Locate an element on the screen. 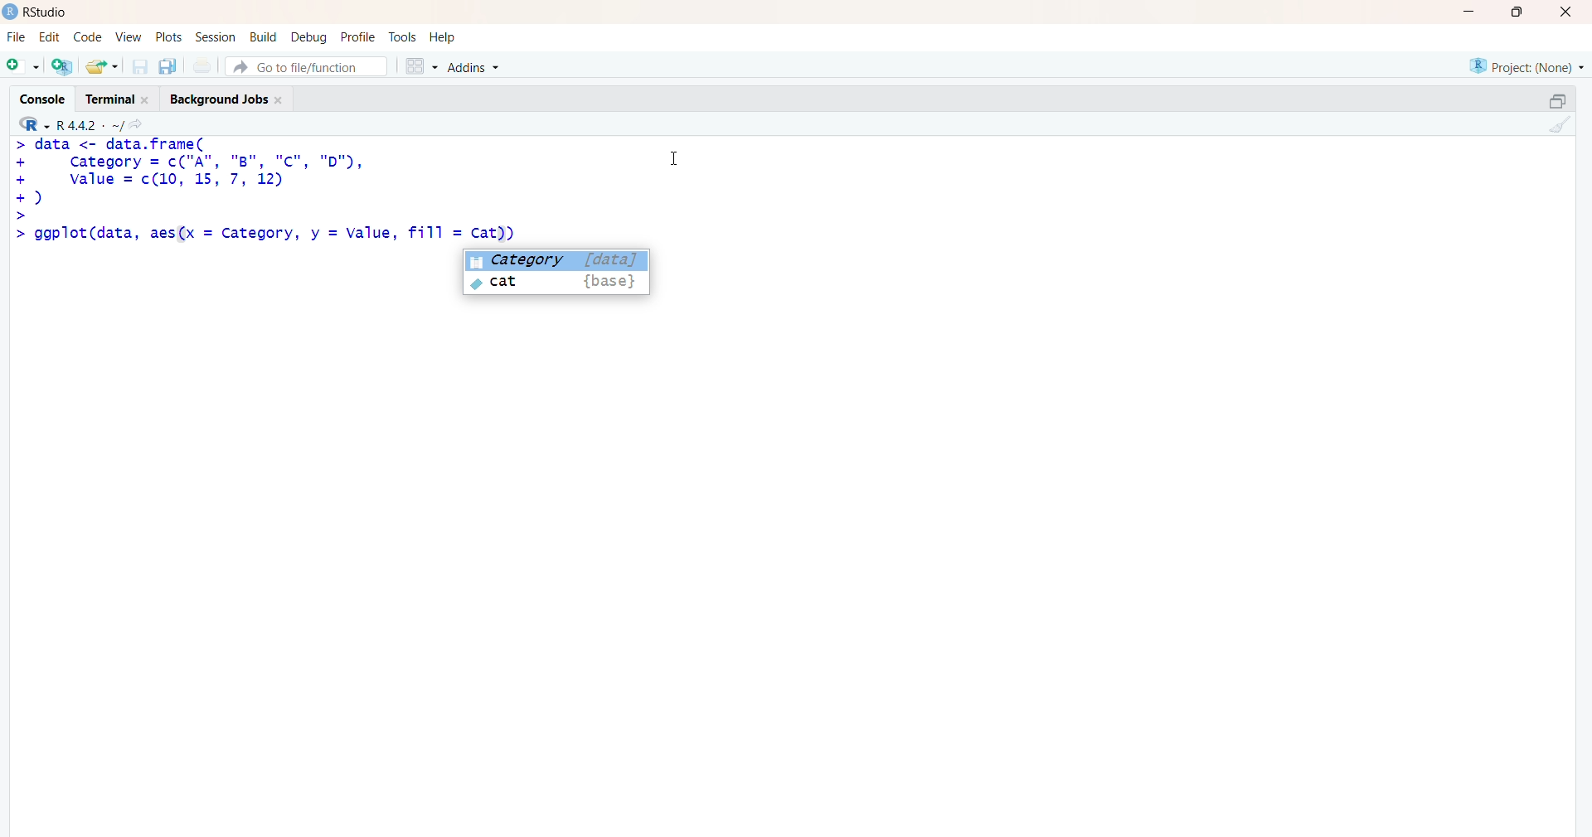   R language version - R 4.4.2 is located at coordinates (90, 123).